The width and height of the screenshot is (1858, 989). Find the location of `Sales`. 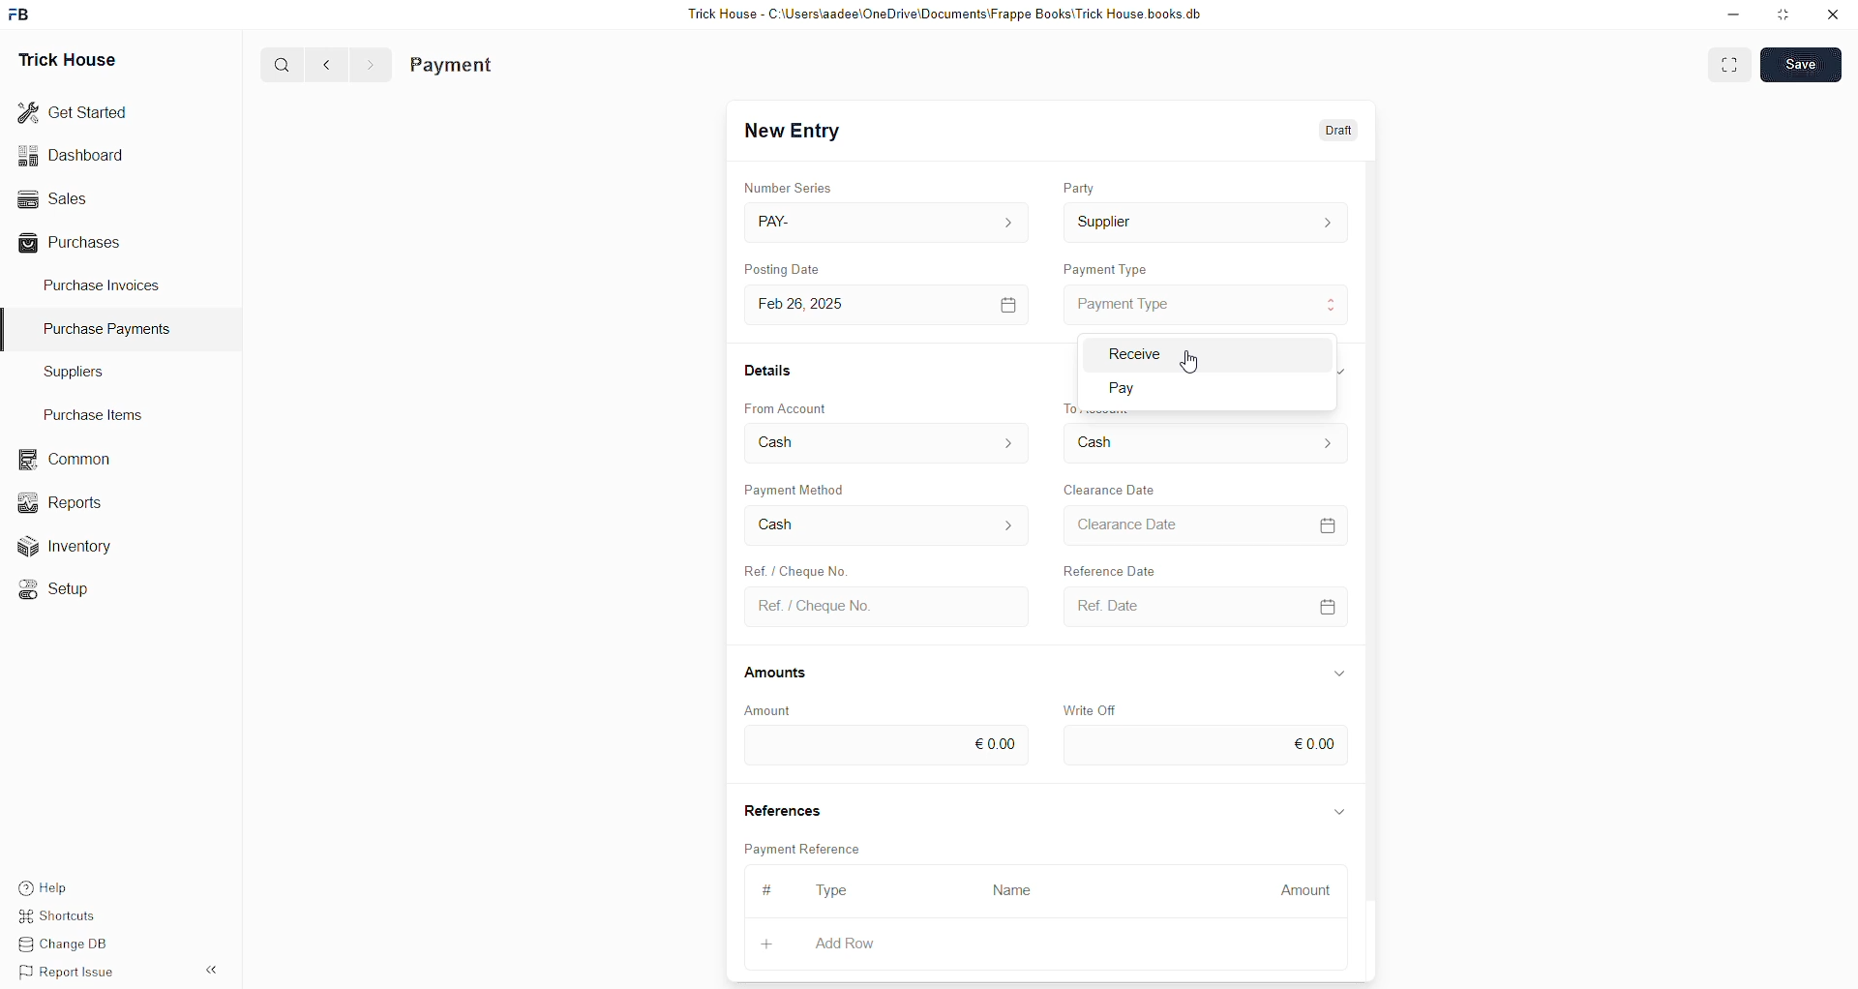

Sales is located at coordinates (55, 198).